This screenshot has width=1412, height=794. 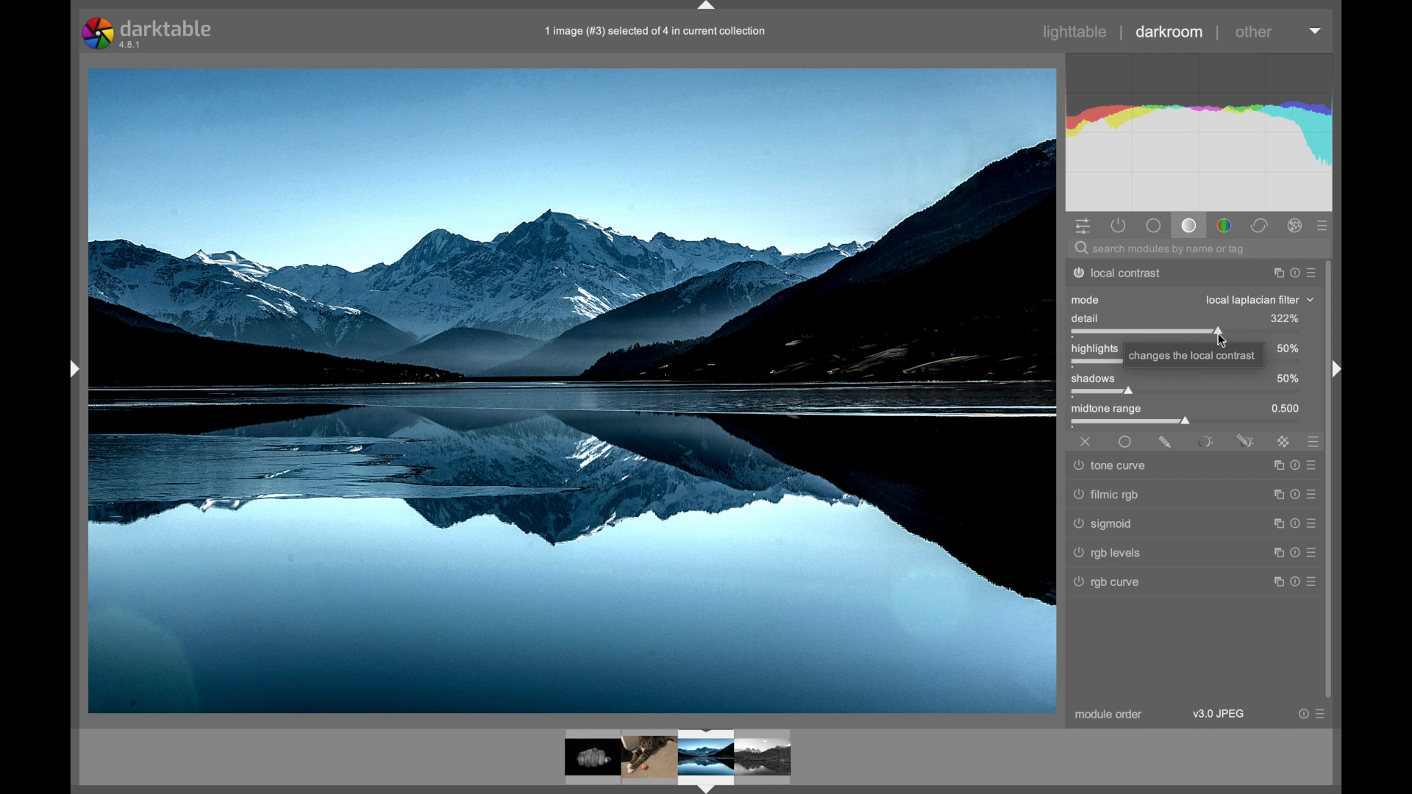 I want to click on other, so click(x=1255, y=31).